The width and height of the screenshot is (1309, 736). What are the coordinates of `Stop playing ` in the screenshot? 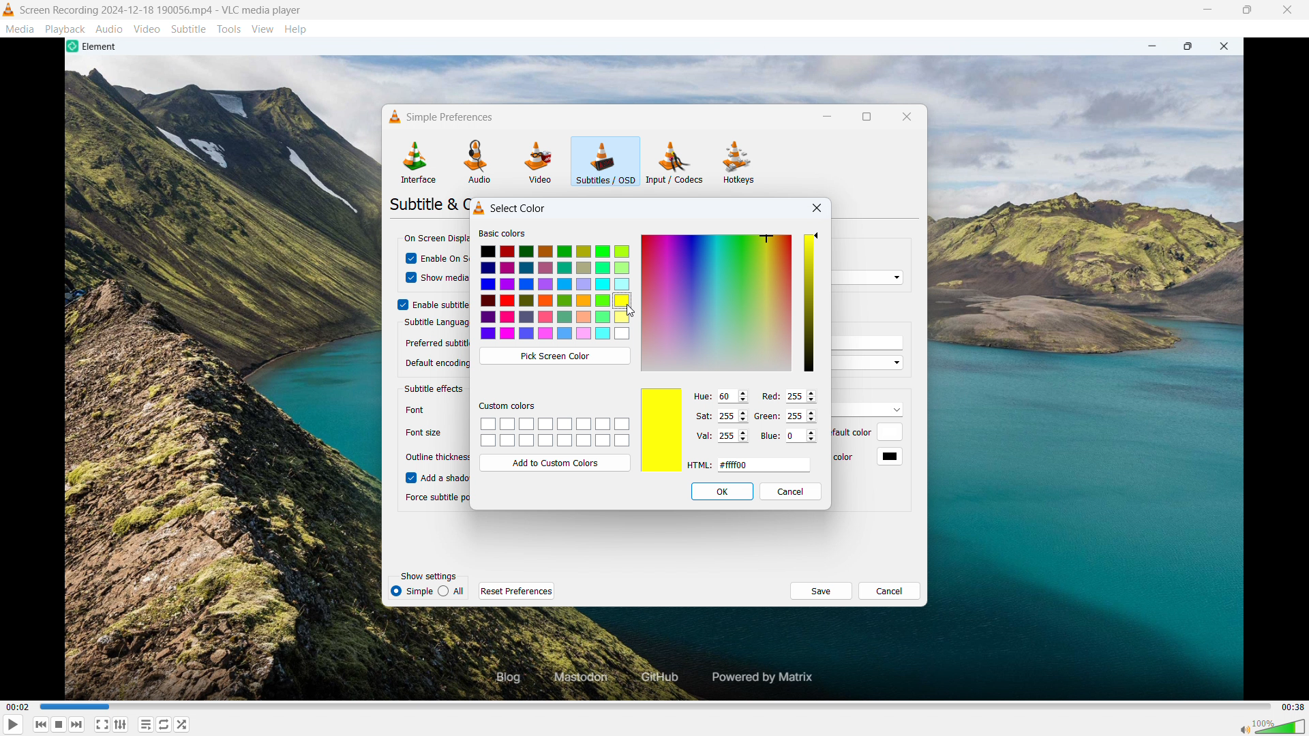 It's located at (42, 724).